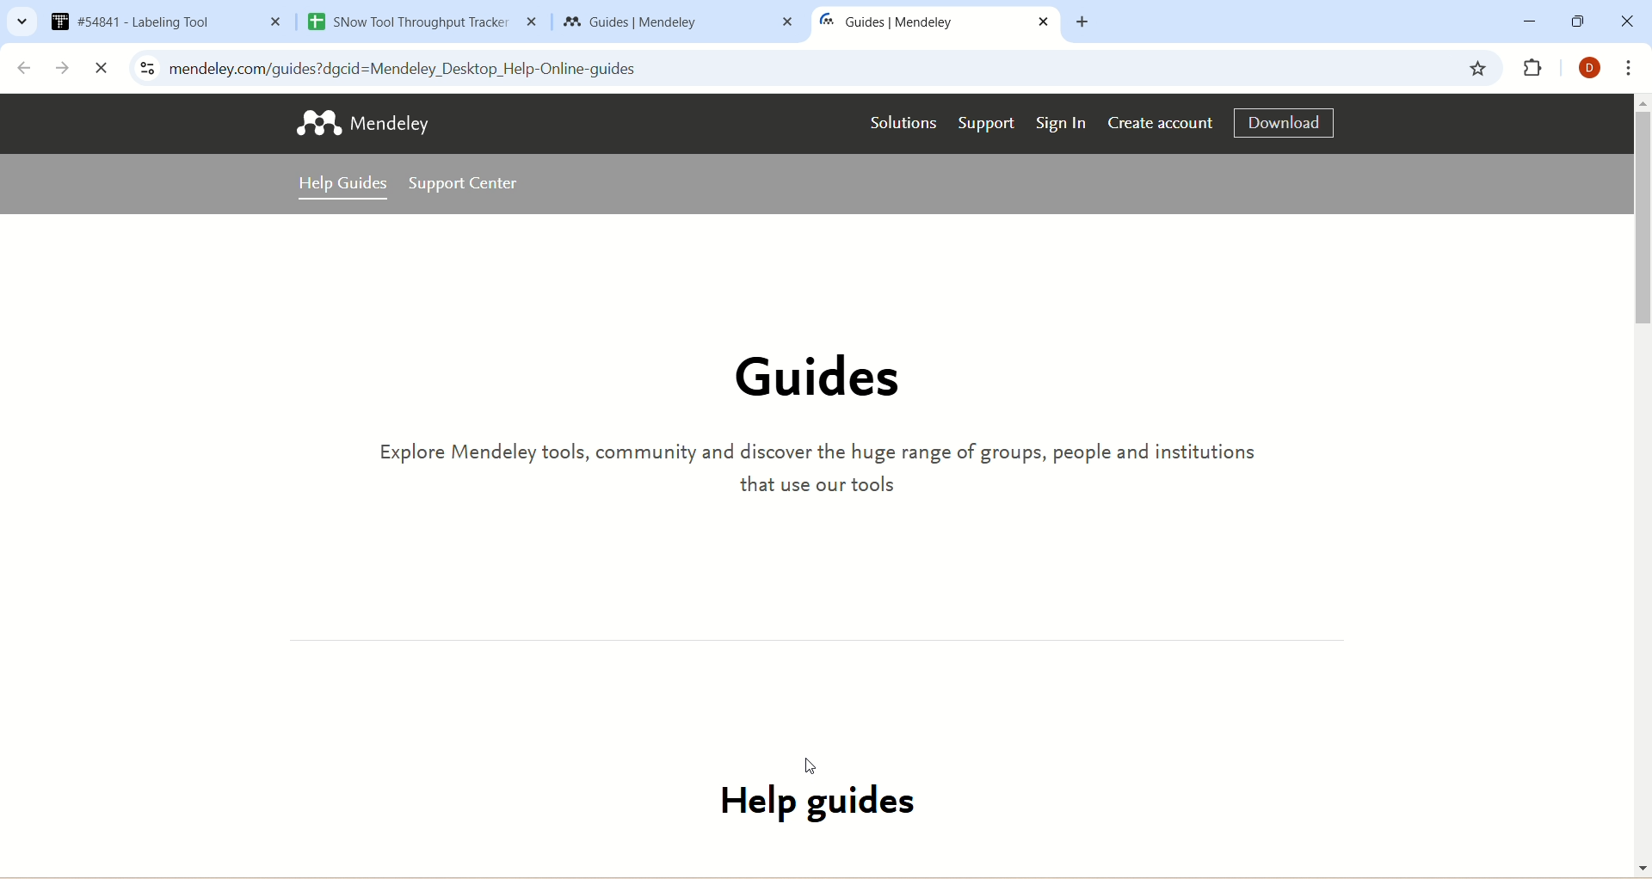  I want to click on account, so click(1587, 69).